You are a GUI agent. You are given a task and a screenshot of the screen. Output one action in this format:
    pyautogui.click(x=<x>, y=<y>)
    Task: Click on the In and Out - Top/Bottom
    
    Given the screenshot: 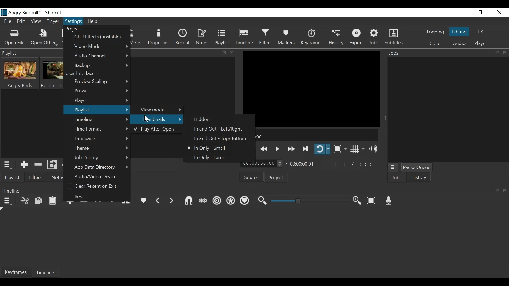 What is the action you would take?
    pyautogui.click(x=216, y=139)
    